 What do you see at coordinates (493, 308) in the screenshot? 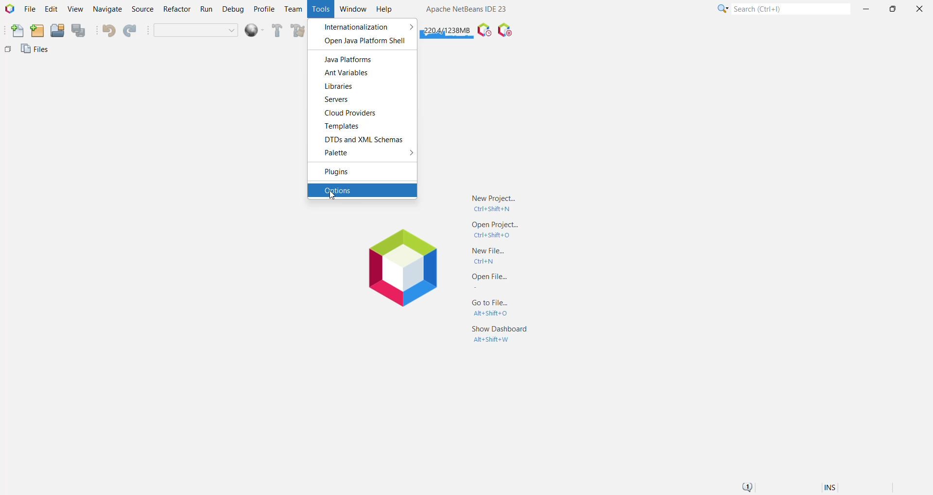
I see `Go to File` at bounding box center [493, 308].